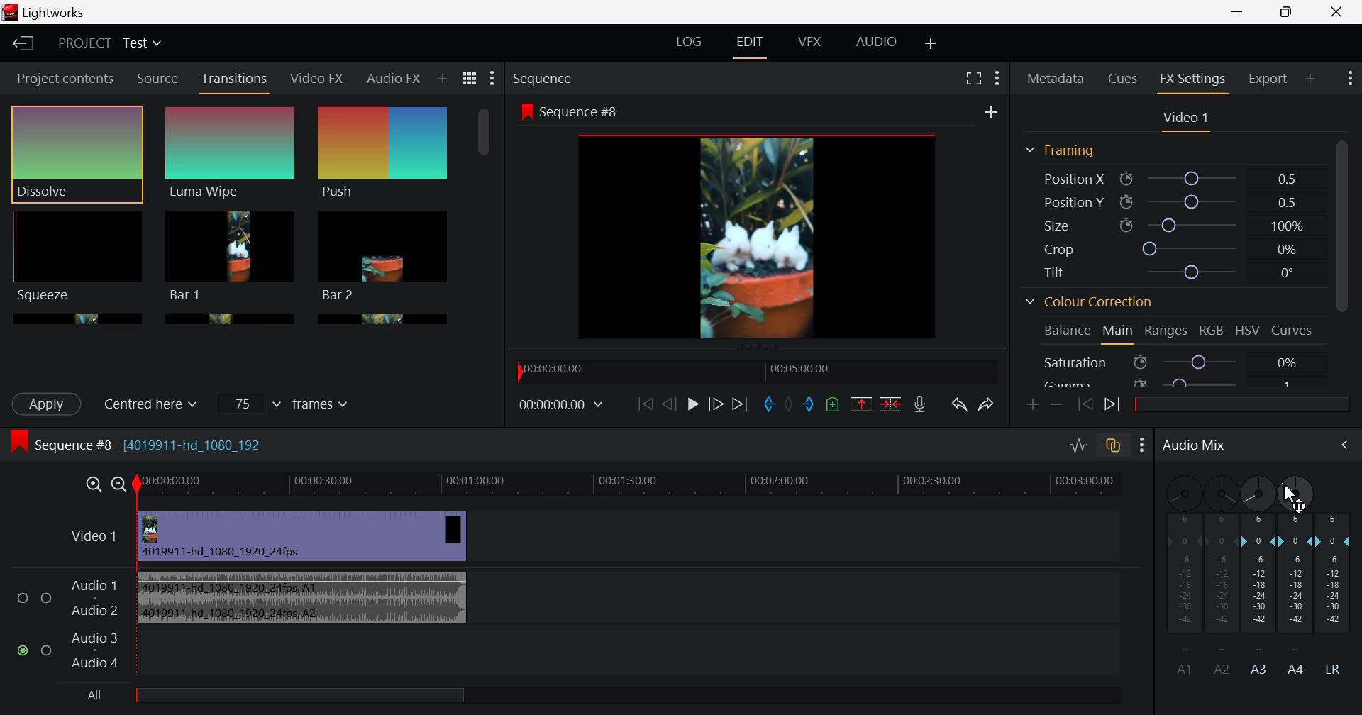 This screenshot has width=1362, height=715. What do you see at coordinates (1093, 301) in the screenshot?
I see `Colour Correction` at bounding box center [1093, 301].